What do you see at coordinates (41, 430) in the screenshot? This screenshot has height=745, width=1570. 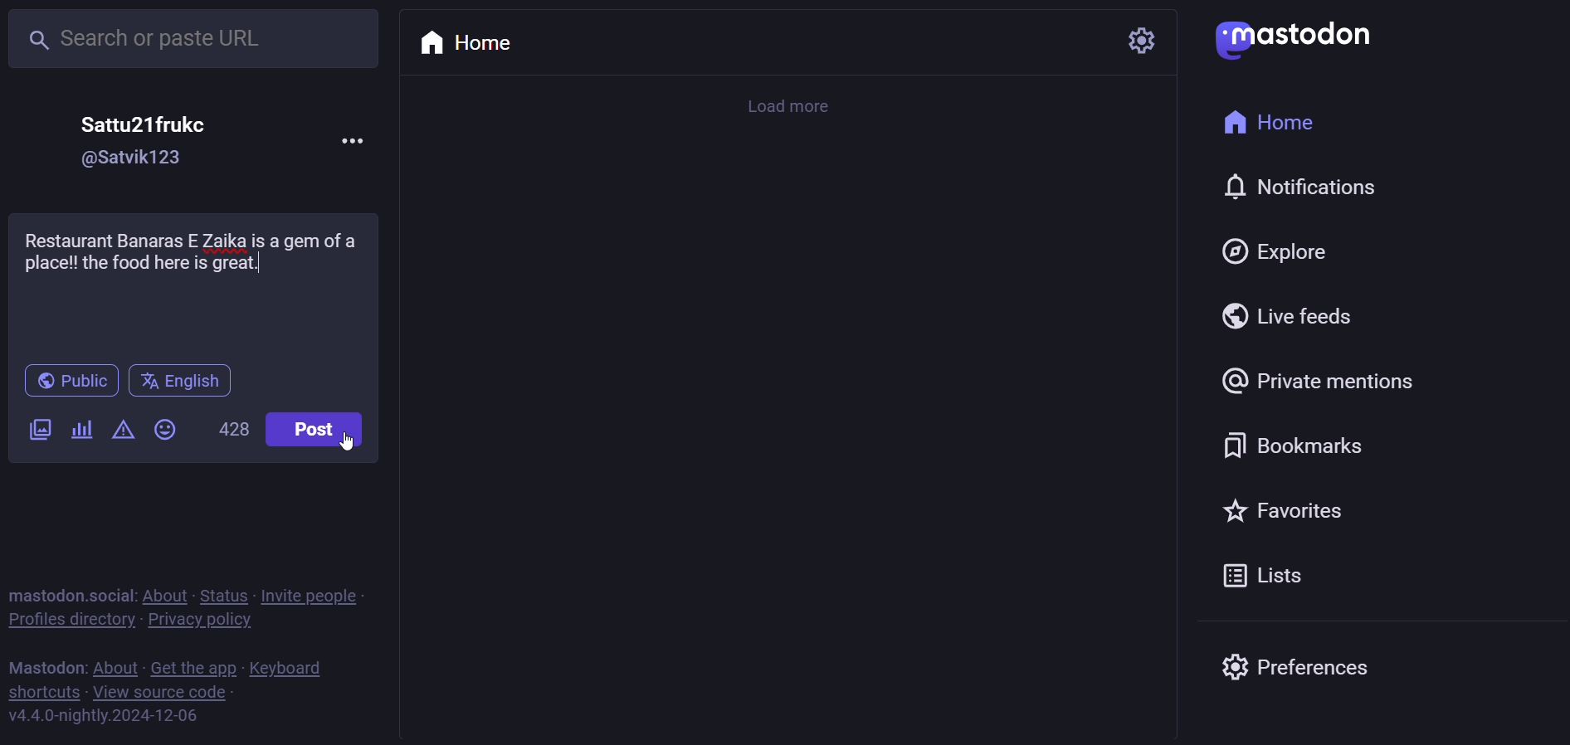 I see `images/video` at bounding box center [41, 430].